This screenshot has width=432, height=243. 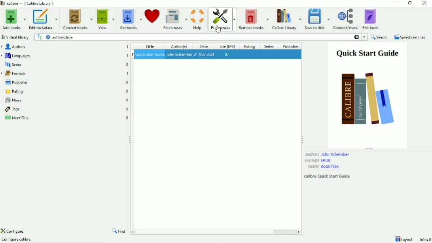 I want to click on Close, so click(x=425, y=3).